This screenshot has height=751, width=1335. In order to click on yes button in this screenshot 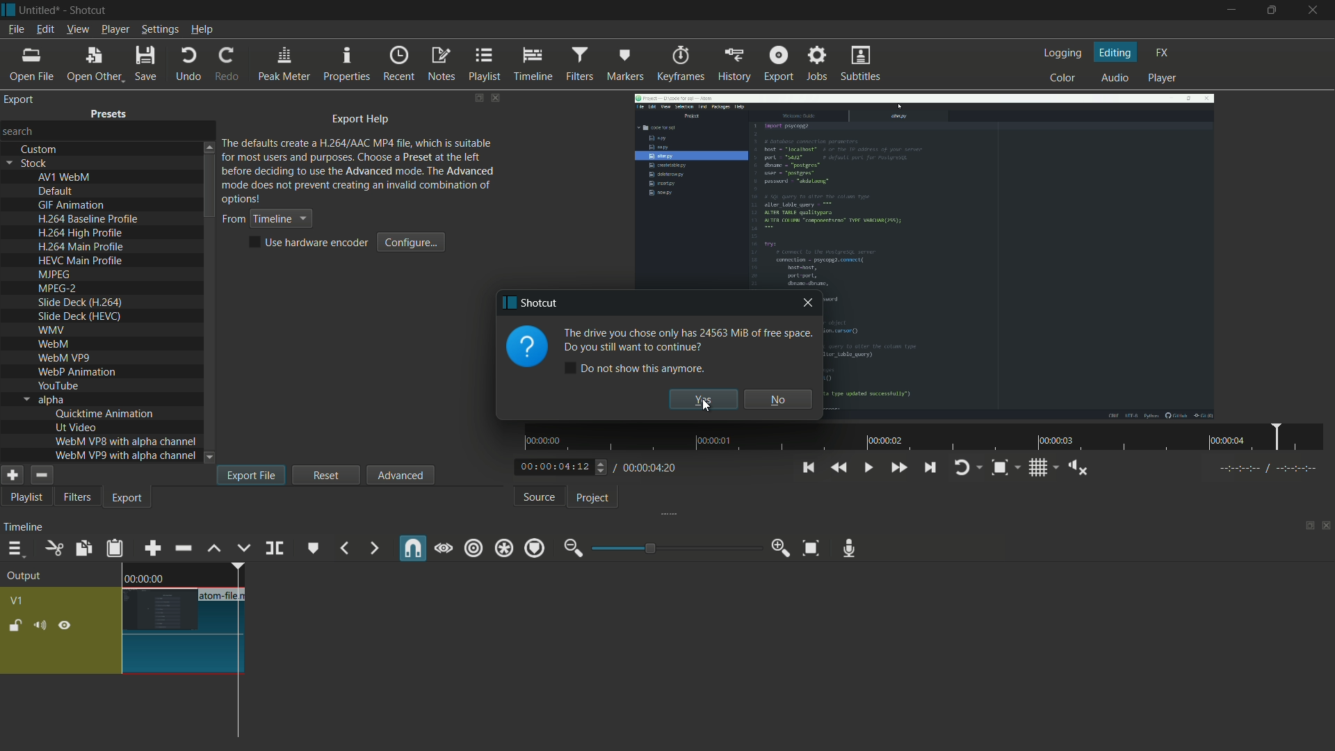, I will do `click(703, 400)`.